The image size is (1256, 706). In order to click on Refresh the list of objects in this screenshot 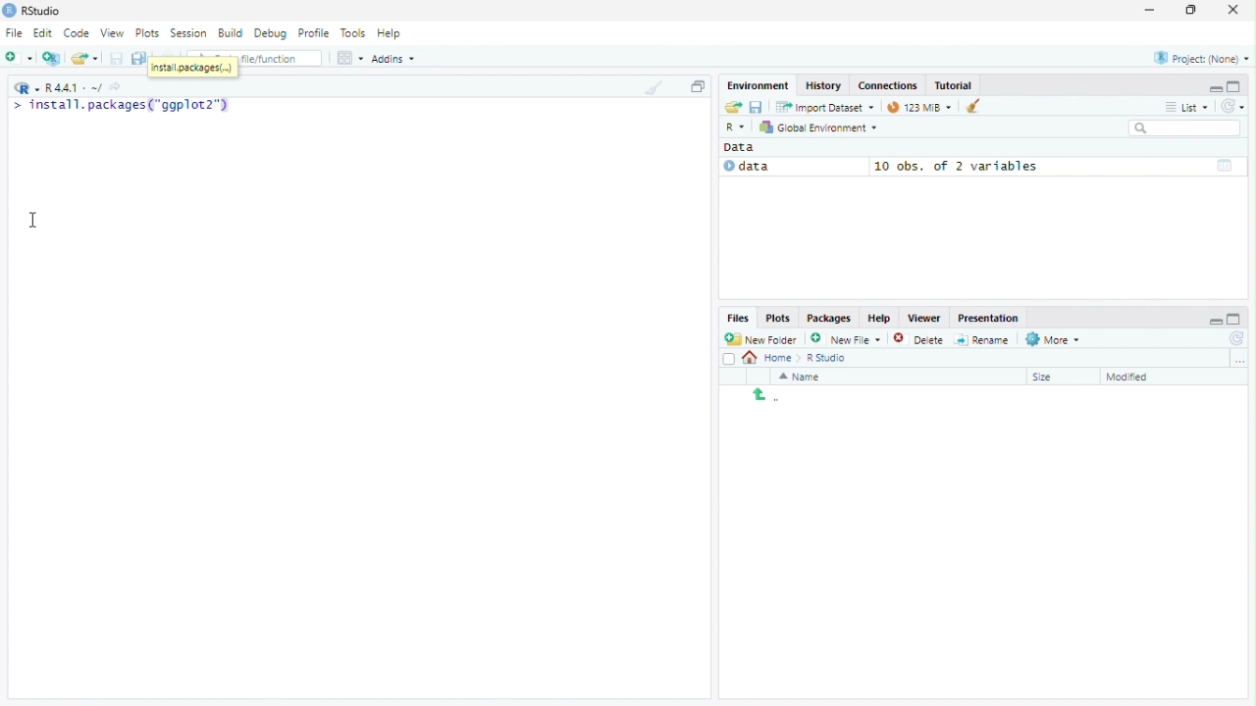, I will do `click(1232, 105)`.